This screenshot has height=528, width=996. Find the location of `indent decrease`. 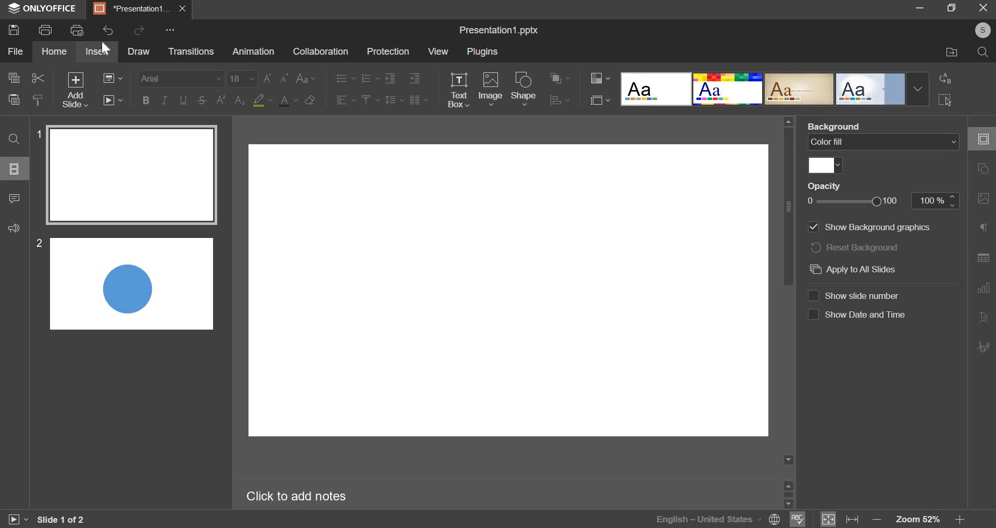

indent decrease is located at coordinates (415, 78).